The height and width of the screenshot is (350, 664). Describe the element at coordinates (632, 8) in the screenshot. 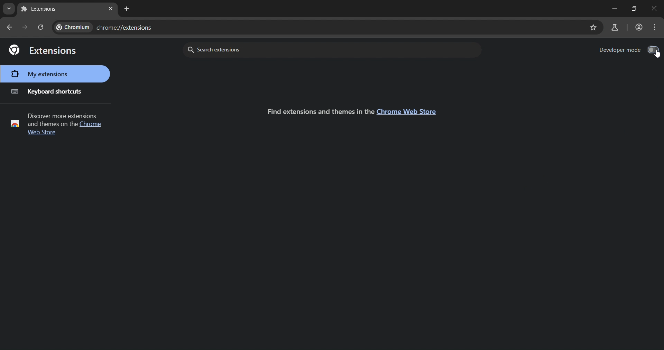

I see `maximize` at that location.